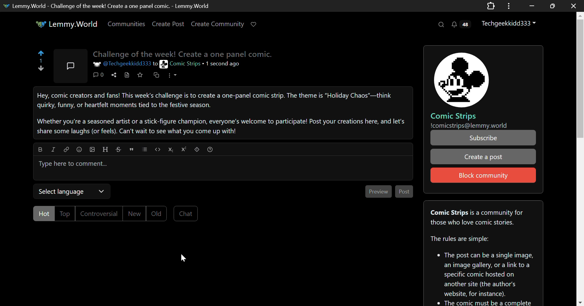  I want to click on Search , so click(441, 24).